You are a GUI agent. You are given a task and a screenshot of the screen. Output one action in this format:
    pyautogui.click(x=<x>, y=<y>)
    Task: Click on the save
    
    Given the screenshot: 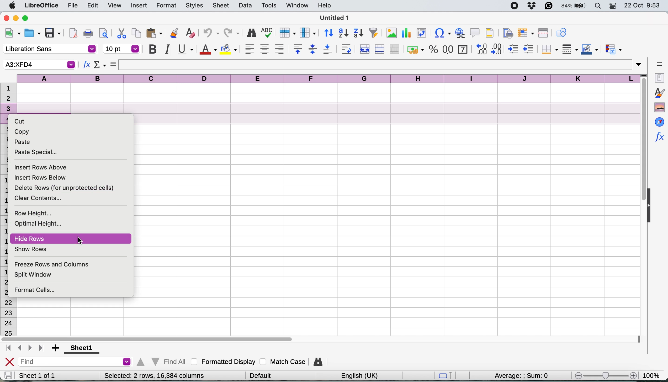 What is the action you would take?
    pyautogui.click(x=53, y=33)
    